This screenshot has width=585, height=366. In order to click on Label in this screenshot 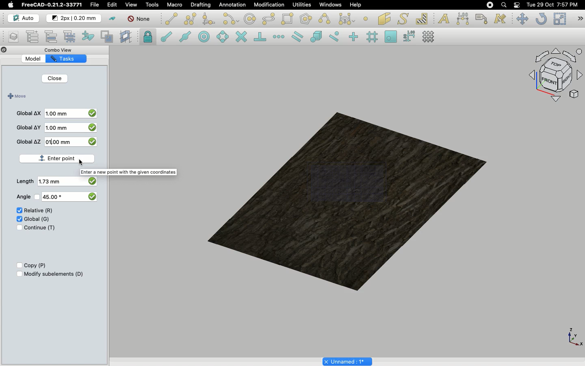, I will do `click(483, 19)`.